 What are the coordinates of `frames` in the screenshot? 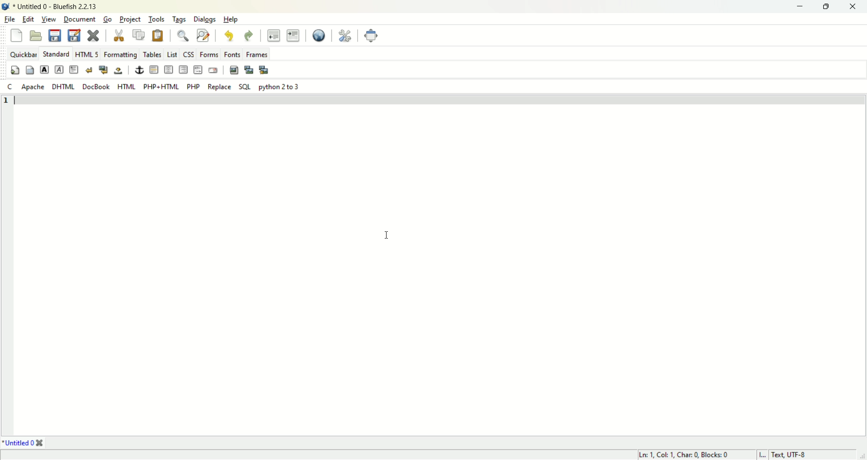 It's located at (258, 55).